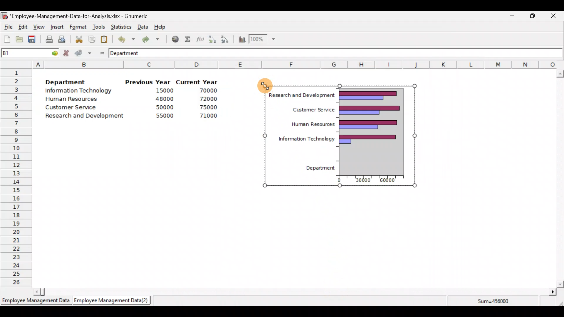 The image size is (564, 317). What do you see at coordinates (206, 91) in the screenshot?
I see `70000` at bounding box center [206, 91].